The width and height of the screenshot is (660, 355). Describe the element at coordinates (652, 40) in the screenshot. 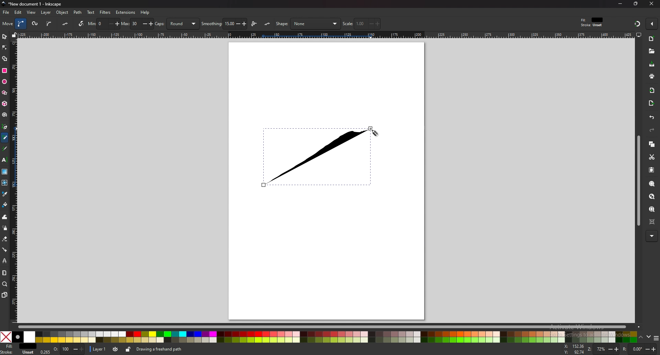

I see `new` at that location.